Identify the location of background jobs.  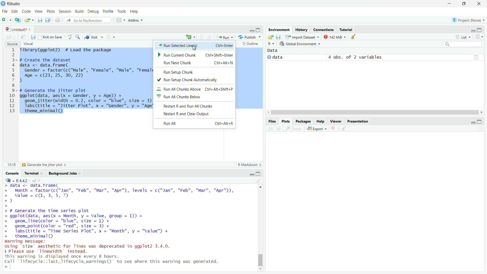
(63, 173).